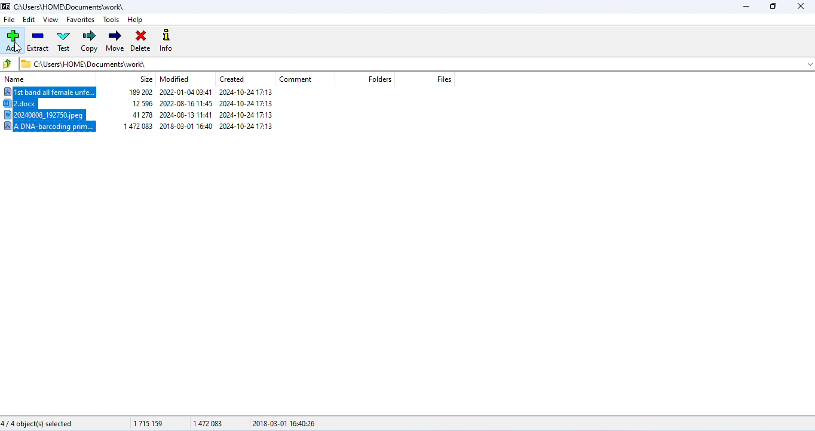  Describe the element at coordinates (8, 63) in the screenshot. I see `previous folder` at that location.